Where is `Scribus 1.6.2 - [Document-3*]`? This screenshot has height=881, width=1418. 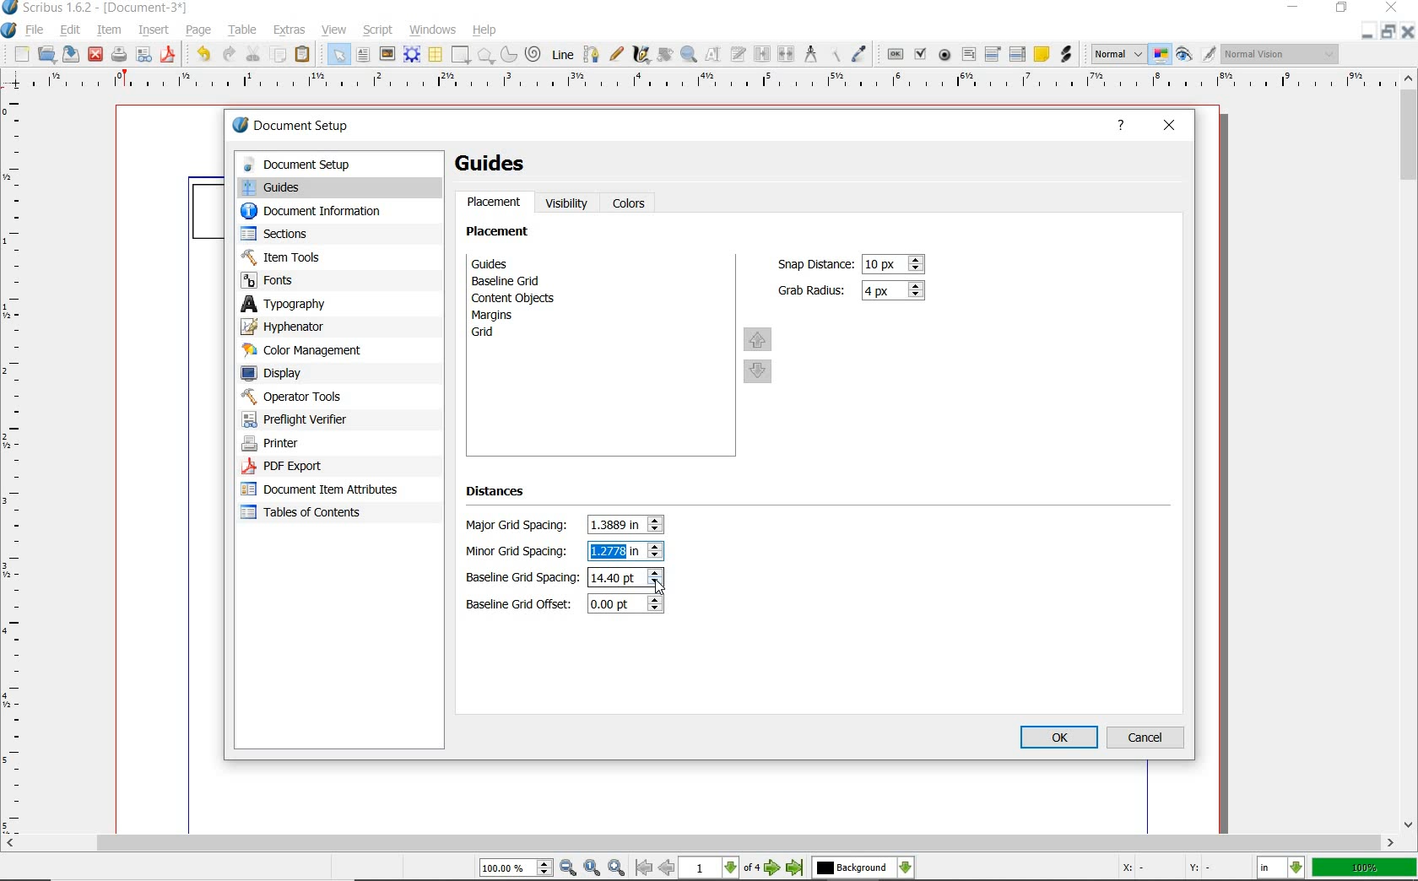
Scribus 1.6.2 - [Document-3*] is located at coordinates (95, 8).